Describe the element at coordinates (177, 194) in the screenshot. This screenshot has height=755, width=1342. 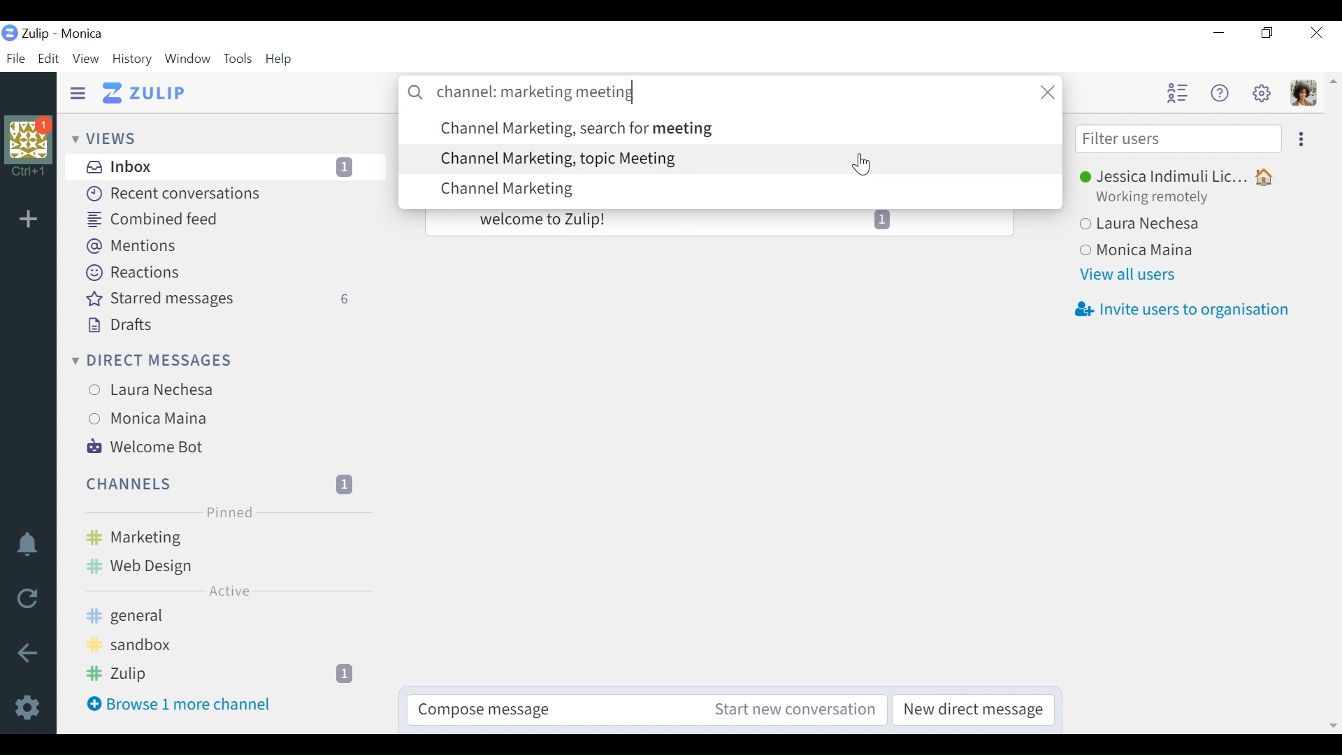
I see `Recent Conversations` at that location.